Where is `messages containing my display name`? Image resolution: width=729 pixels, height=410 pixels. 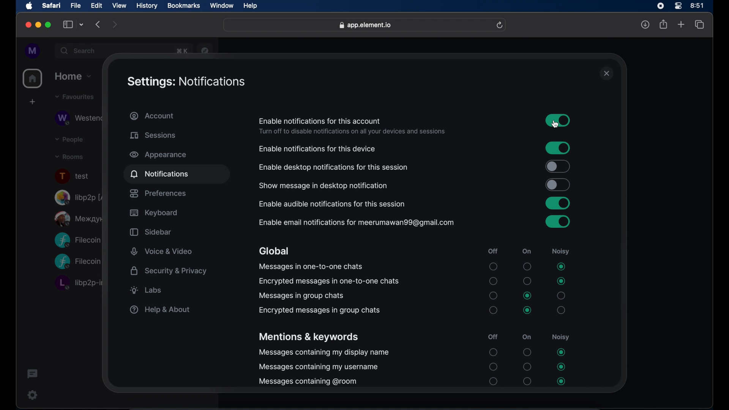 messages containing my display name is located at coordinates (324, 352).